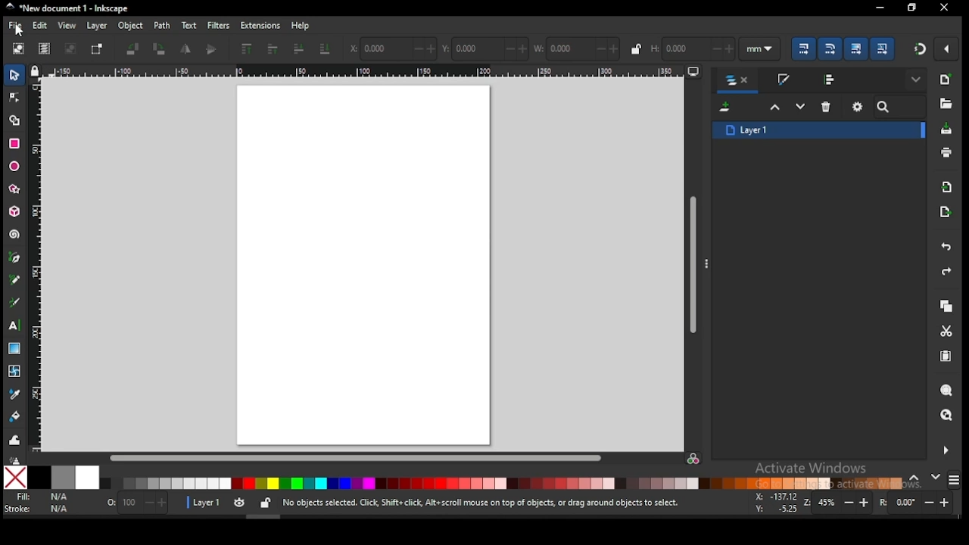 The image size is (969, 545). I want to click on color modes, so click(954, 480).